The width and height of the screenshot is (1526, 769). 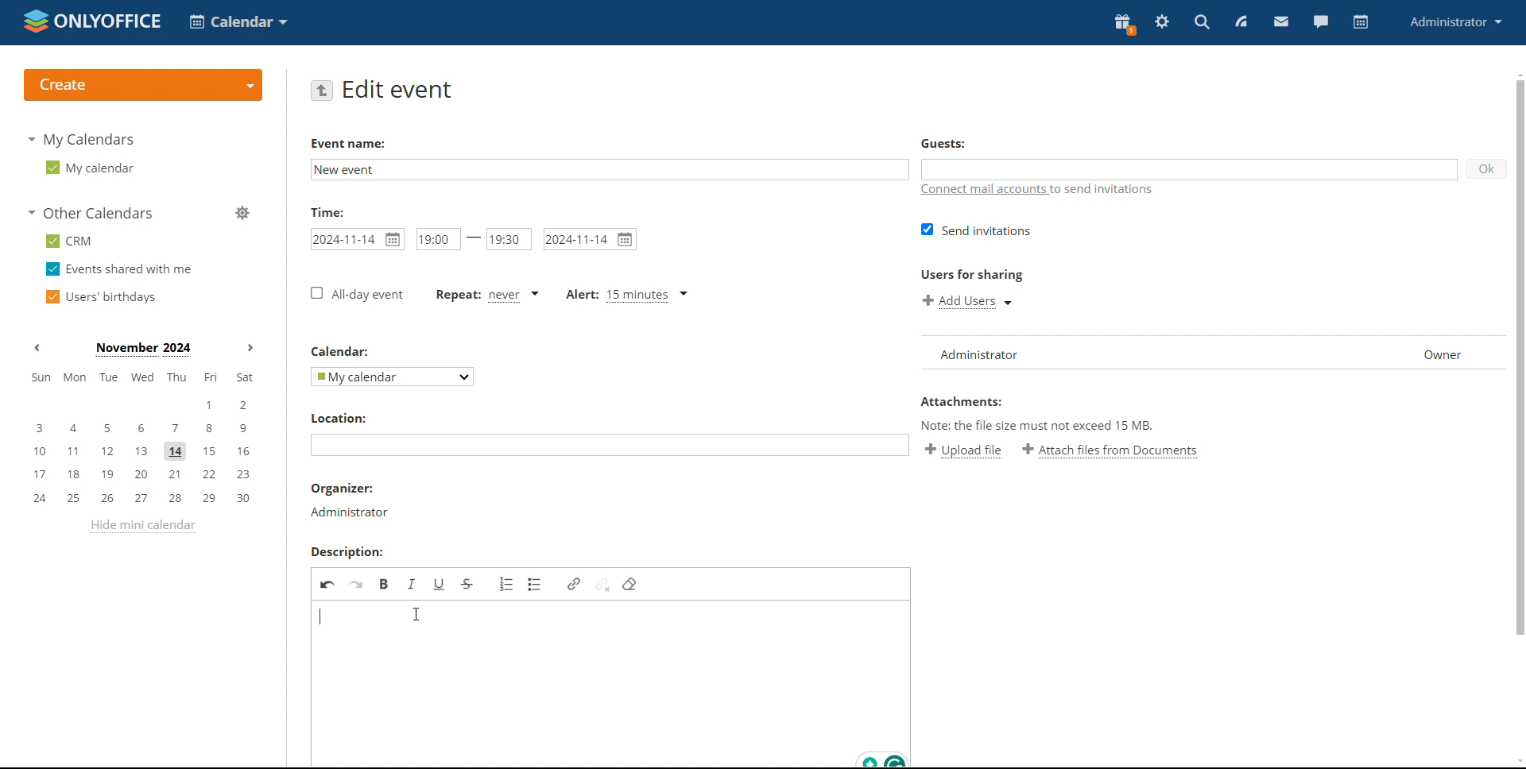 What do you see at coordinates (141, 84) in the screenshot?
I see `logo` at bounding box center [141, 84].